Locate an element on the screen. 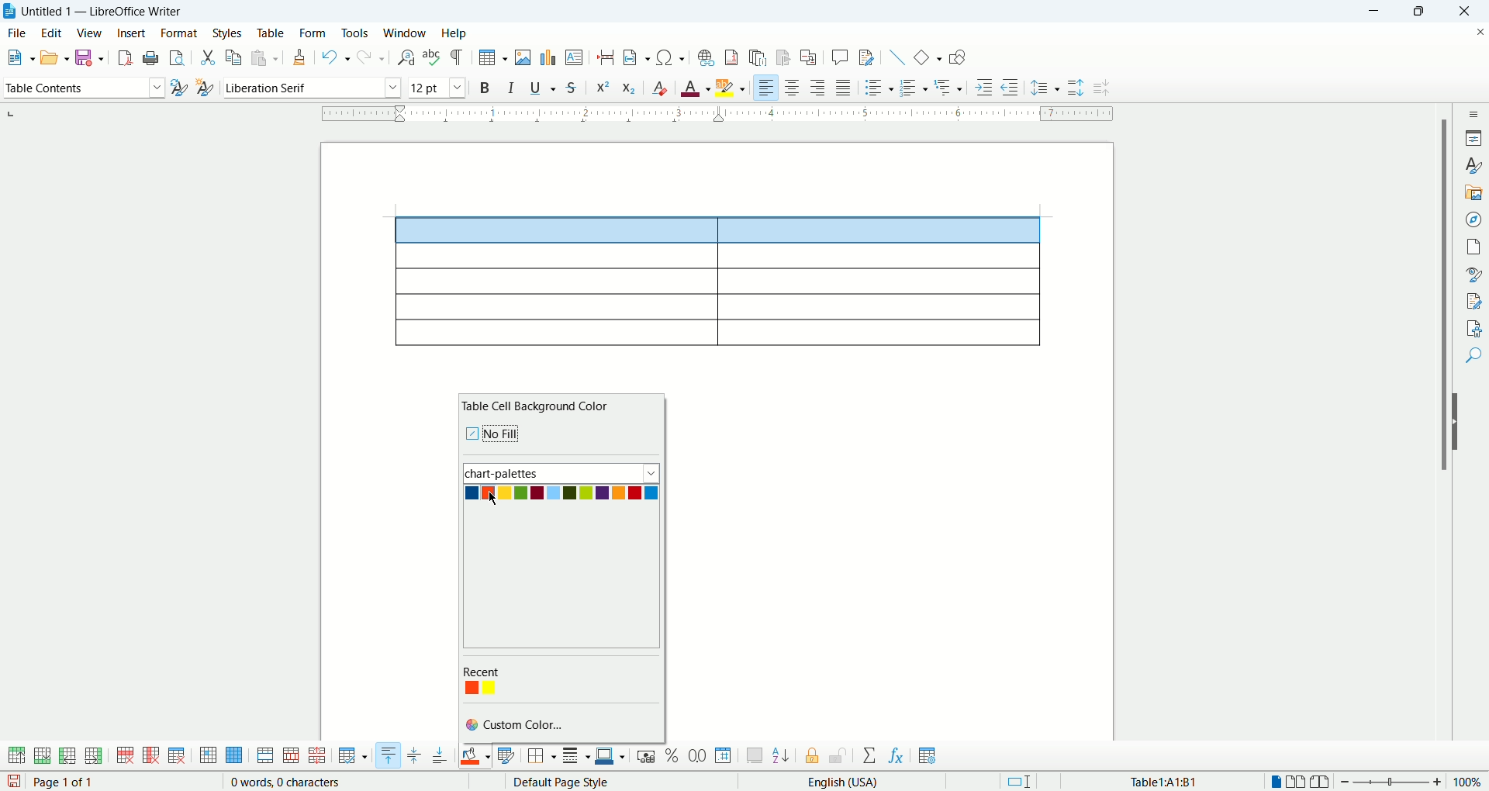 This screenshot has height=791, width=1489. selected style is located at coordinates (179, 89).